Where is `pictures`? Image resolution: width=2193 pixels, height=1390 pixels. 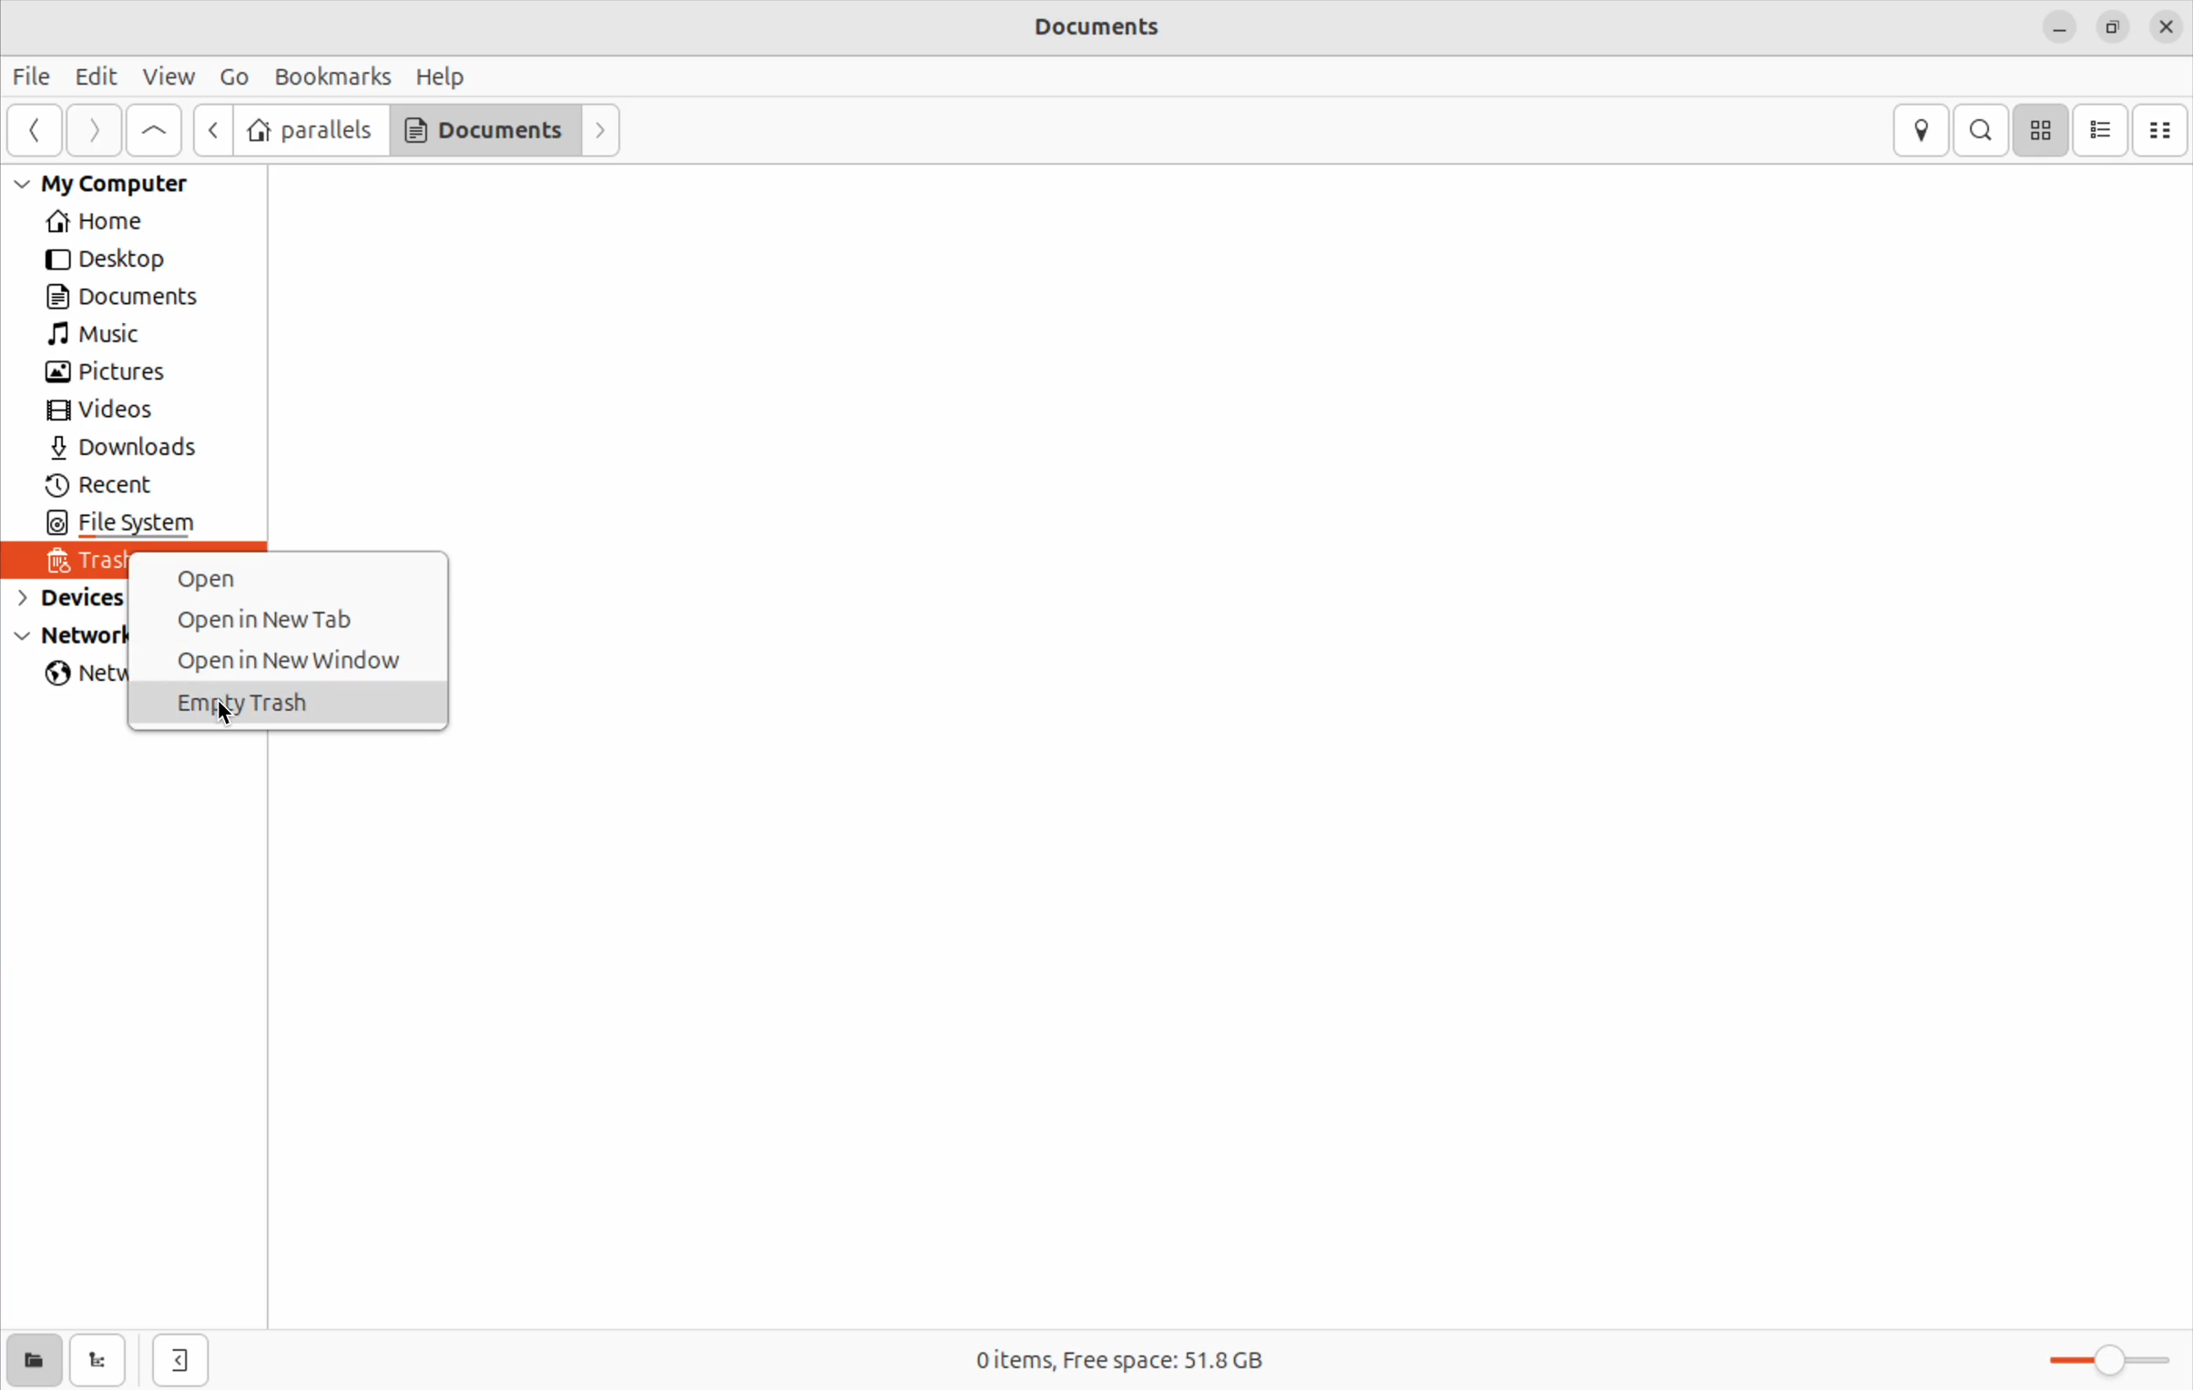 pictures is located at coordinates (116, 373).